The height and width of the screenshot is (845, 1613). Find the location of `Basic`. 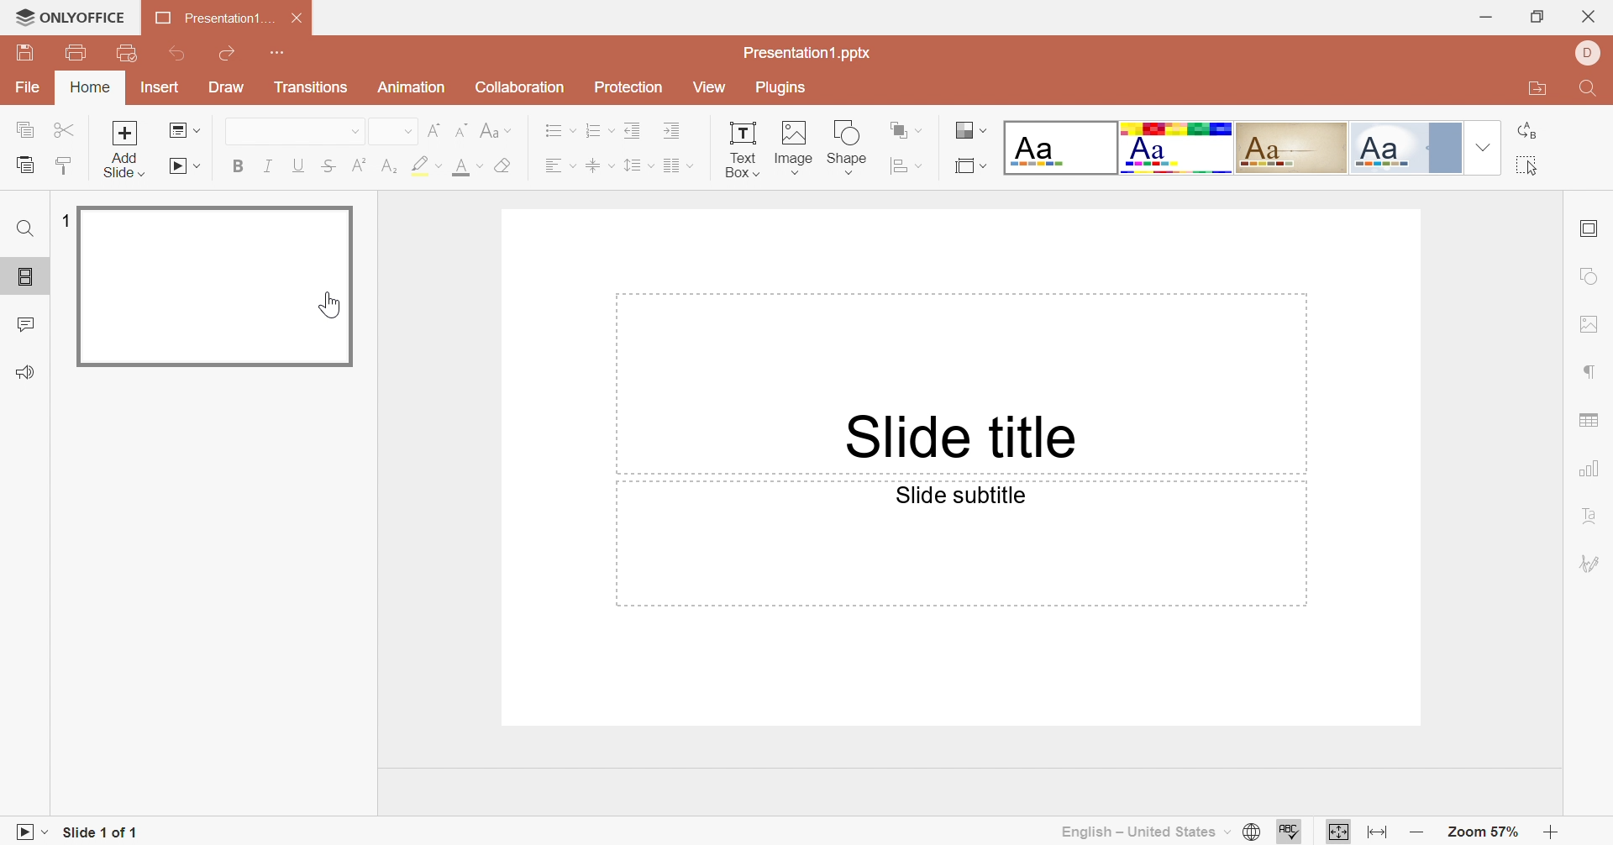

Basic is located at coordinates (1177, 147).